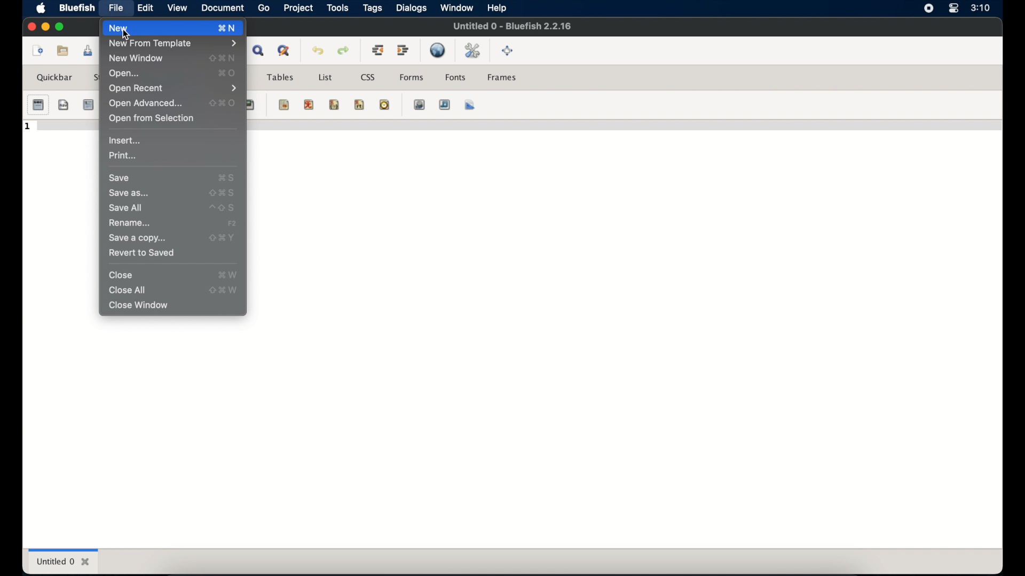 The height and width of the screenshot is (576, 1025). What do you see at coordinates (30, 27) in the screenshot?
I see `close` at bounding box center [30, 27].